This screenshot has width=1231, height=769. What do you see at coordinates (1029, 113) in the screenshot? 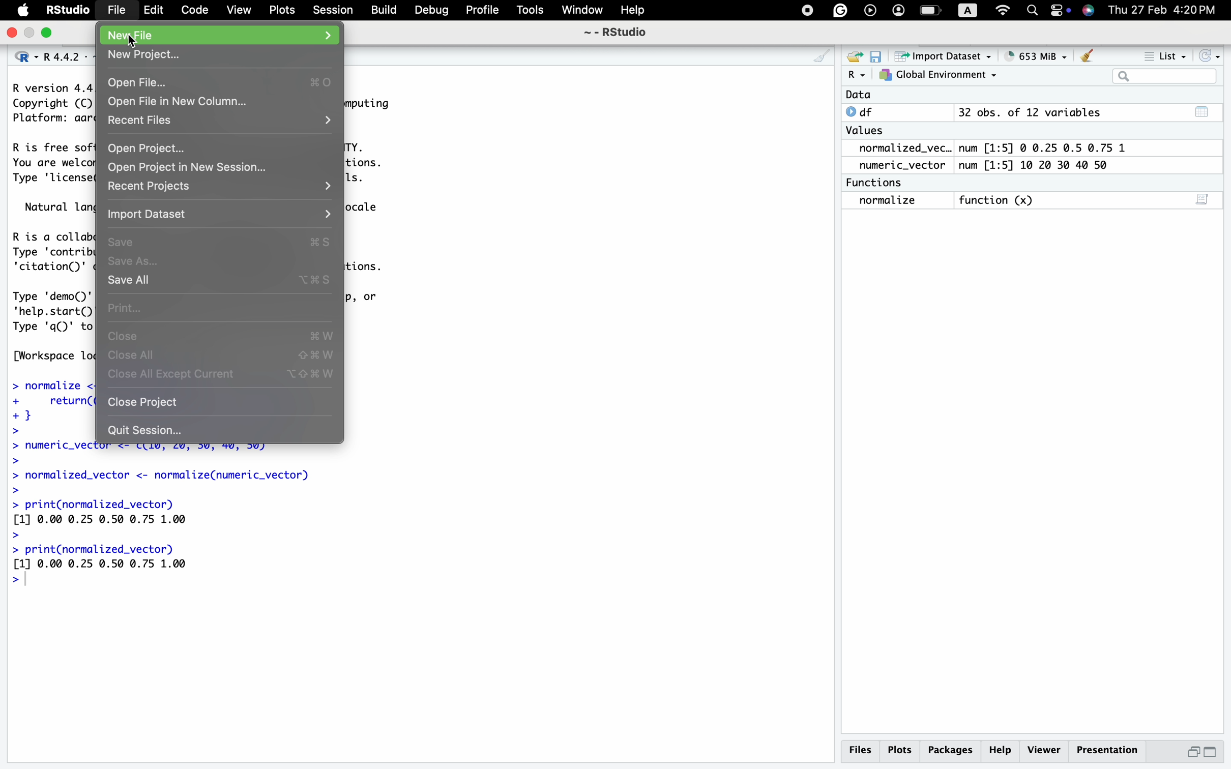
I see `32 obs. of 12 variables` at bounding box center [1029, 113].